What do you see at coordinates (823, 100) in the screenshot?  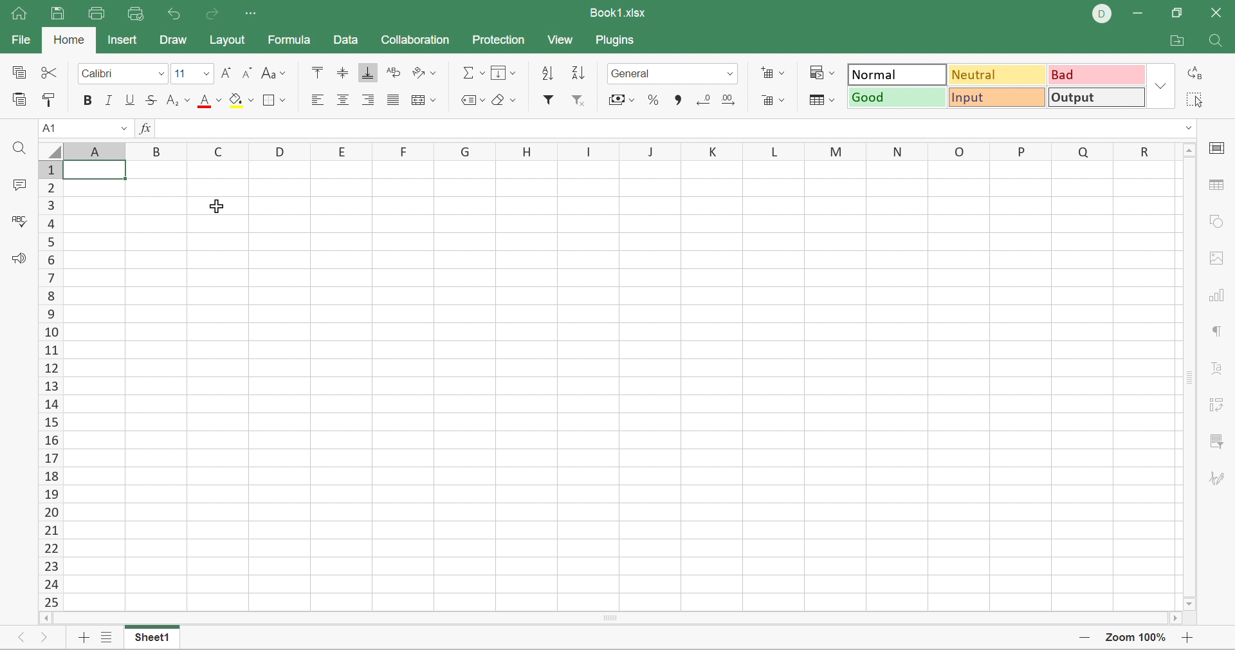 I see `Format table as template` at bounding box center [823, 100].